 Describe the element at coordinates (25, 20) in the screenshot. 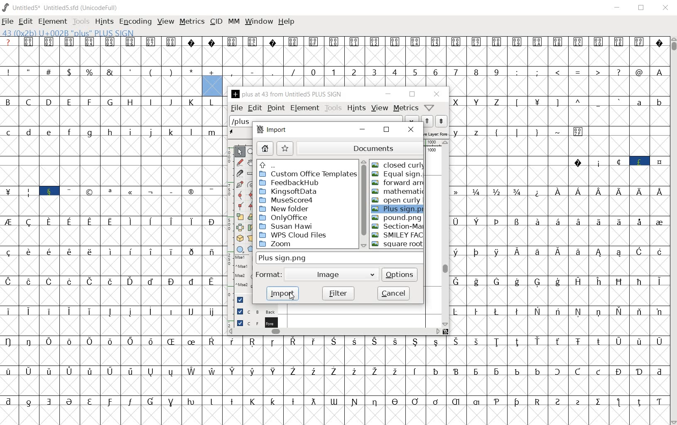

I see `edit` at that location.